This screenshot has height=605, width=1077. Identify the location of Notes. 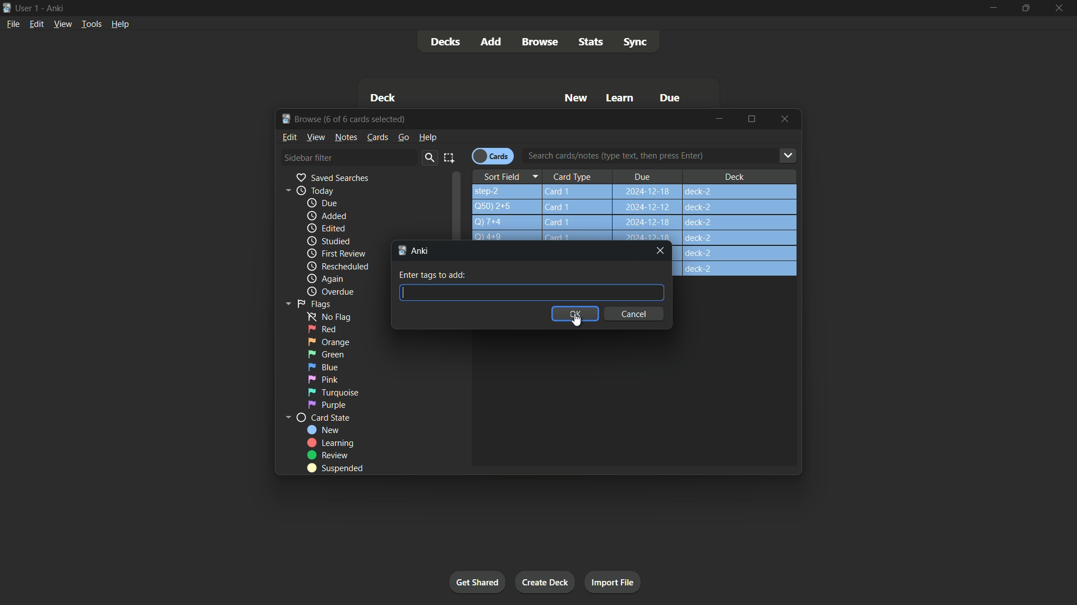
(347, 137).